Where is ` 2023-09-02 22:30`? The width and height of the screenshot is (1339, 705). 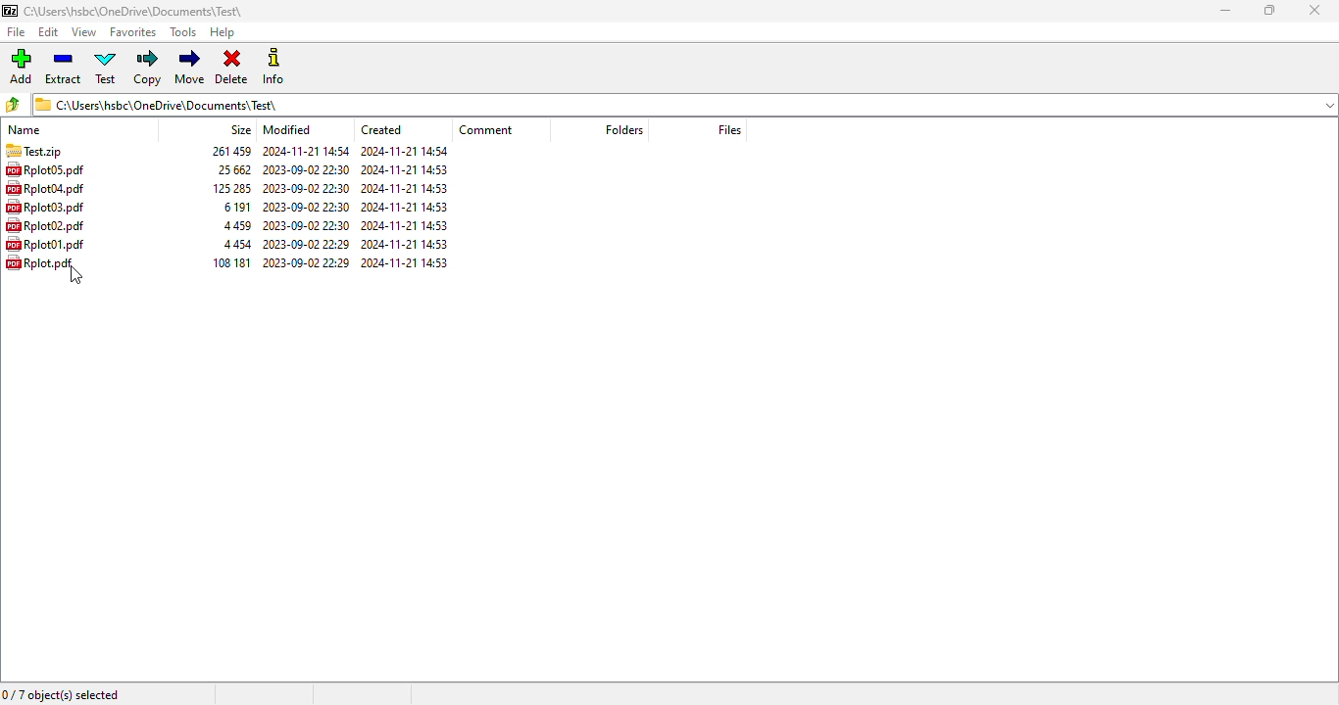  2023-09-02 22:30 is located at coordinates (307, 206).